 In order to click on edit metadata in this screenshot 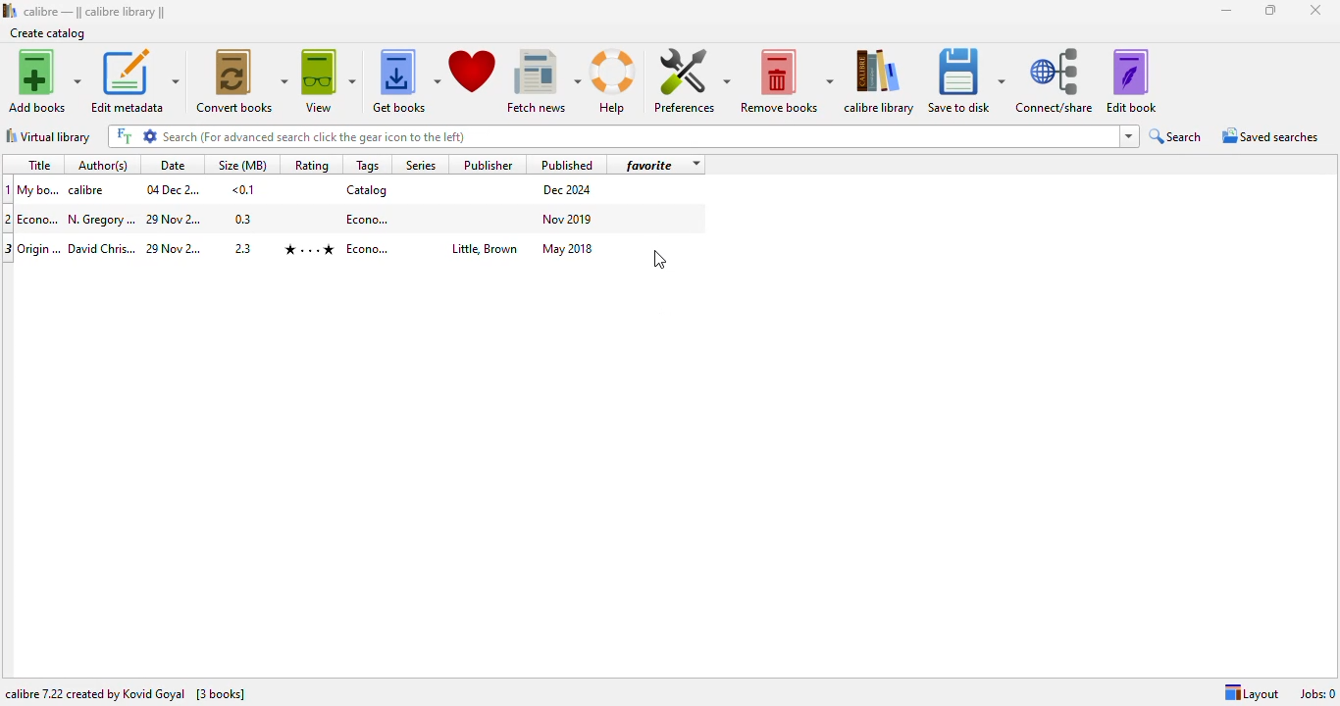, I will do `click(134, 80)`.